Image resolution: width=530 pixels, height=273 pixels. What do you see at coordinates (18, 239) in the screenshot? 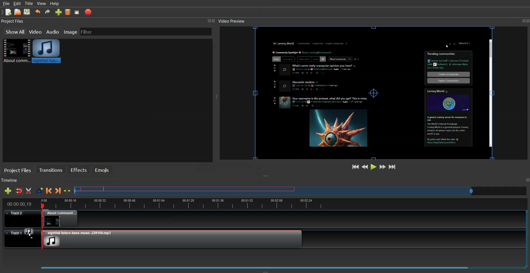
I see `Track 1` at bounding box center [18, 239].